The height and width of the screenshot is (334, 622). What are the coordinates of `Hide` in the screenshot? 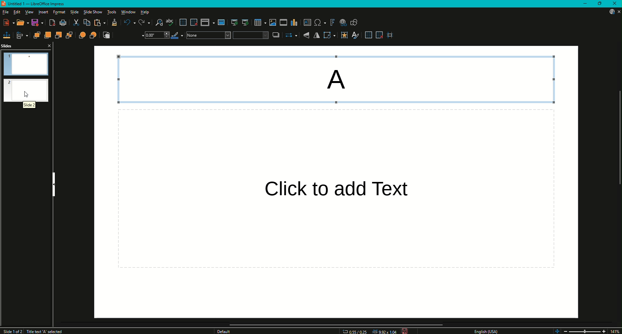 It's located at (54, 182).